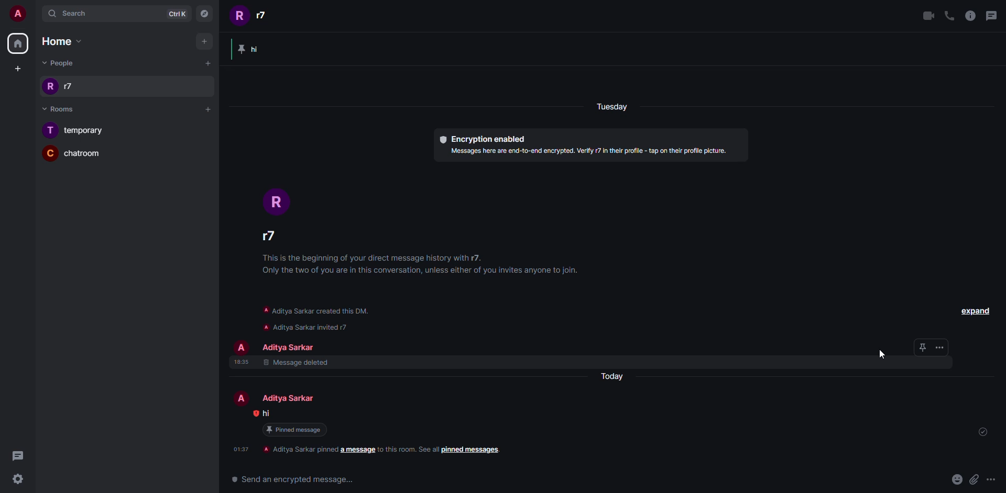 Image resolution: width=1006 pixels, height=493 pixels. What do you see at coordinates (386, 452) in the screenshot?
I see `pinned a message` at bounding box center [386, 452].